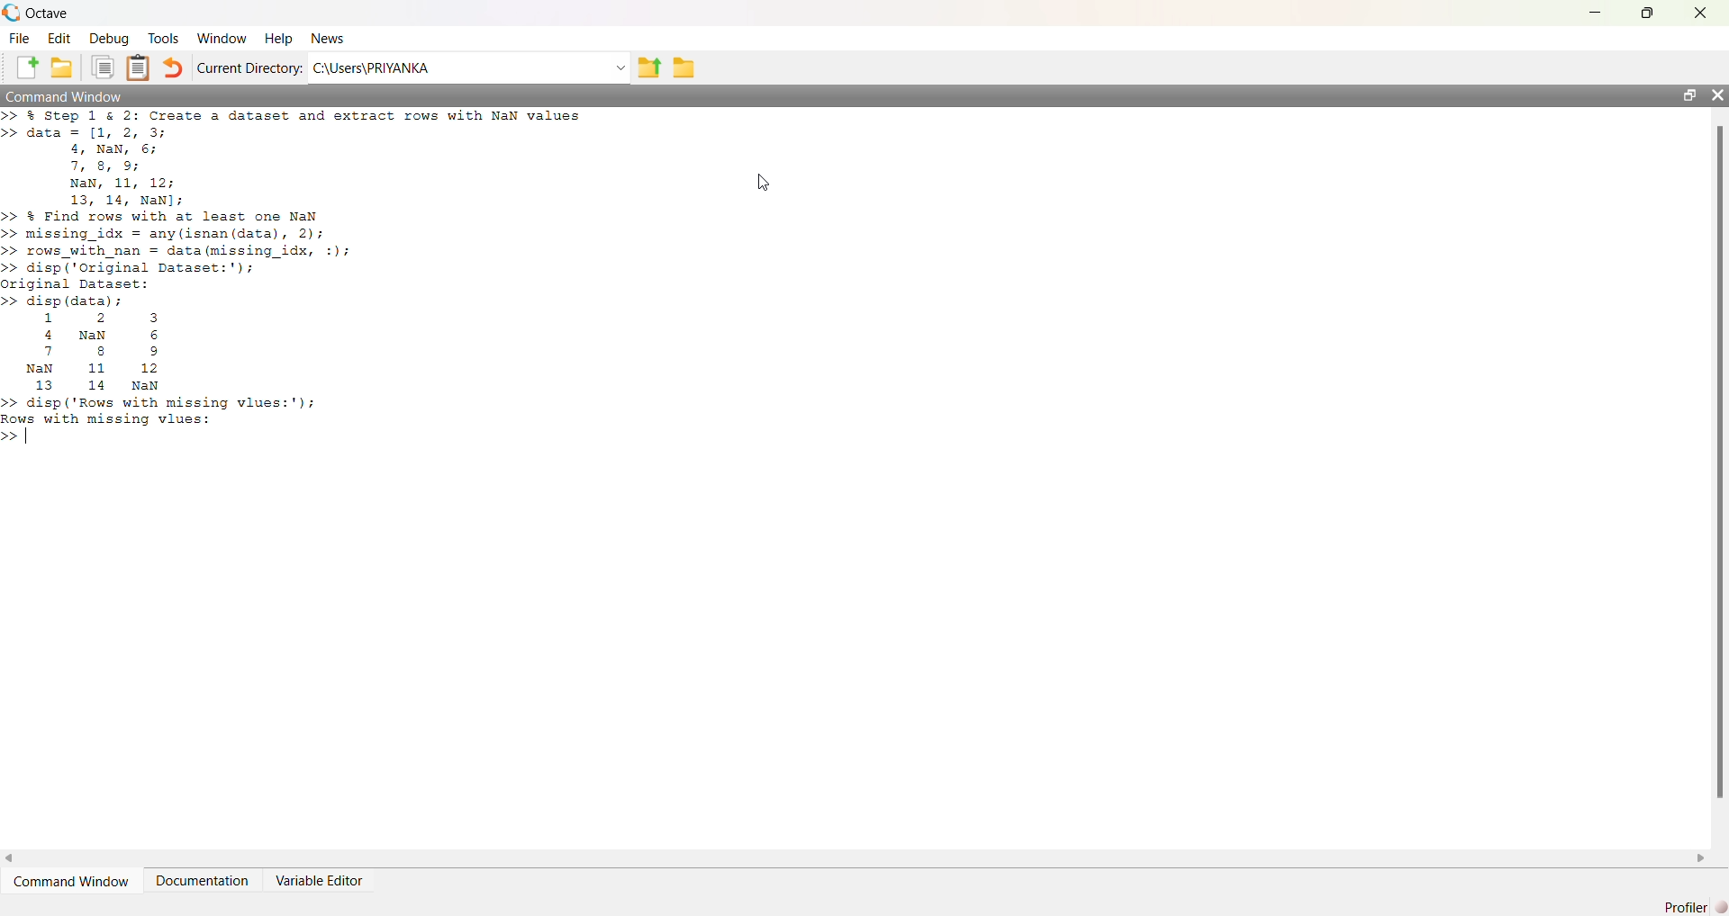  Describe the element at coordinates (330, 38) in the screenshot. I see `News` at that location.